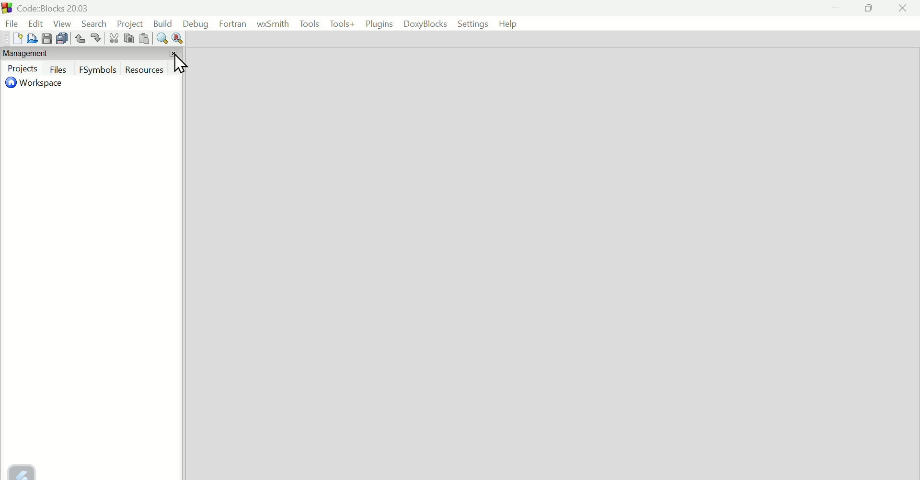  I want to click on Project, so click(130, 24).